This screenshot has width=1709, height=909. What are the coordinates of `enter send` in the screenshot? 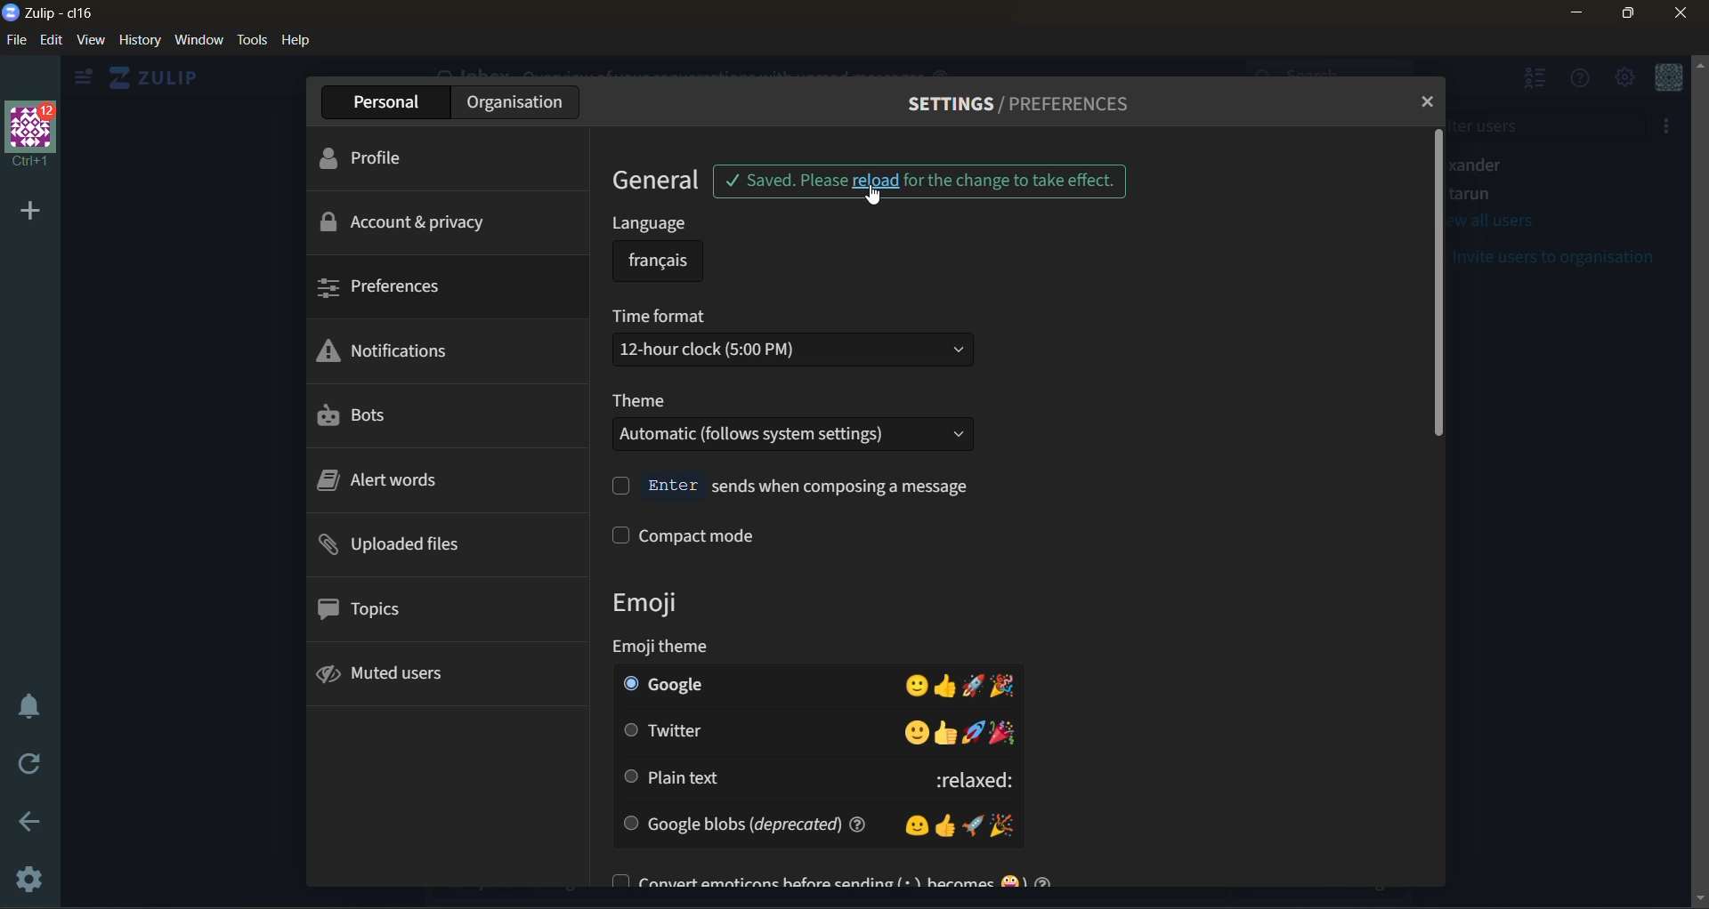 It's located at (799, 486).